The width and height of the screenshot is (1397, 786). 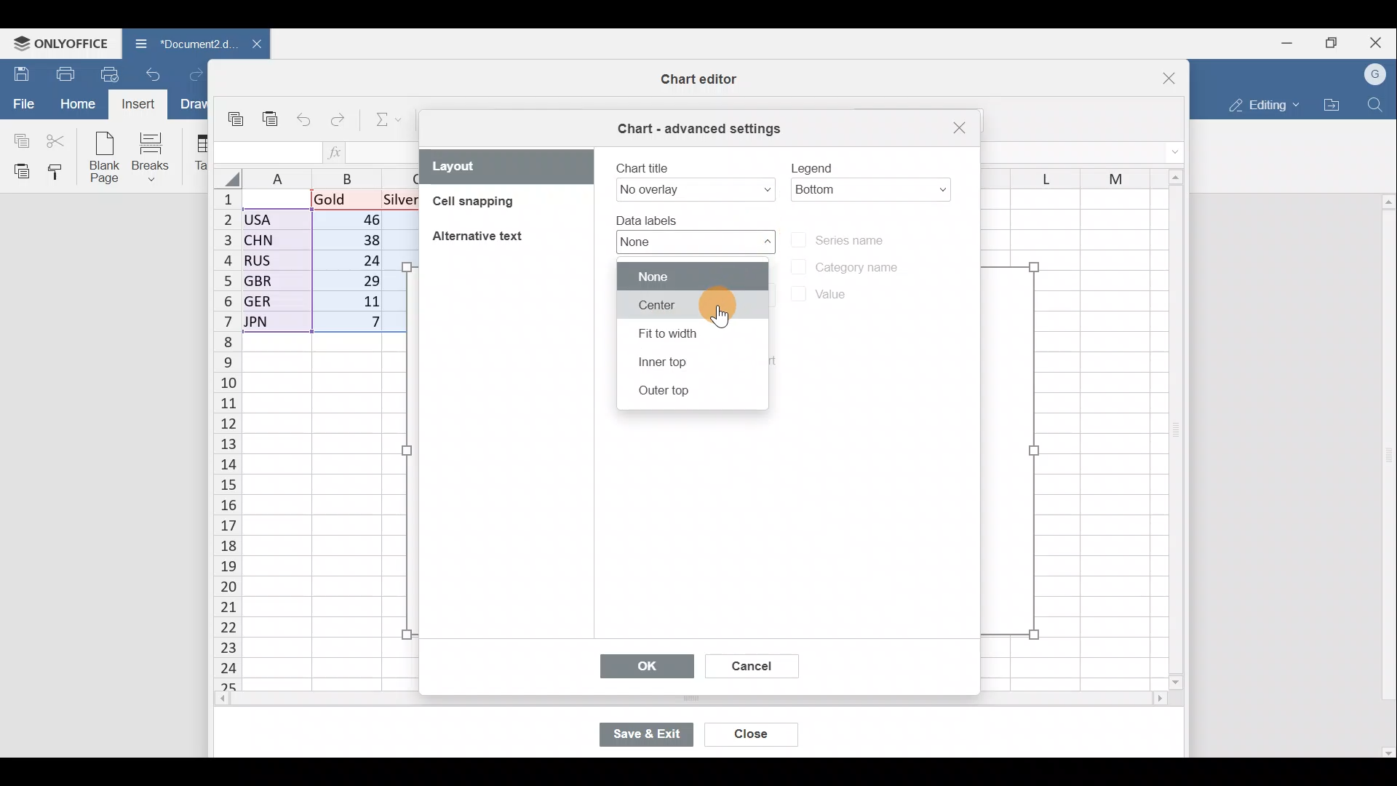 What do you see at coordinates (114, 71) in the screenshot?
I see `Quick print` at bounding box center [114, 71].